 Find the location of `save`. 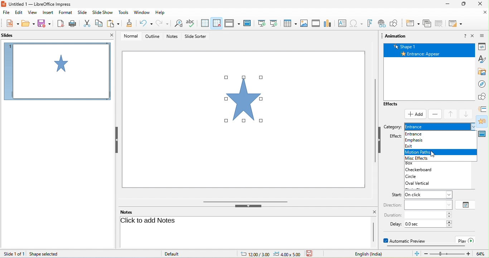

save is located at coordinates (44, 24).